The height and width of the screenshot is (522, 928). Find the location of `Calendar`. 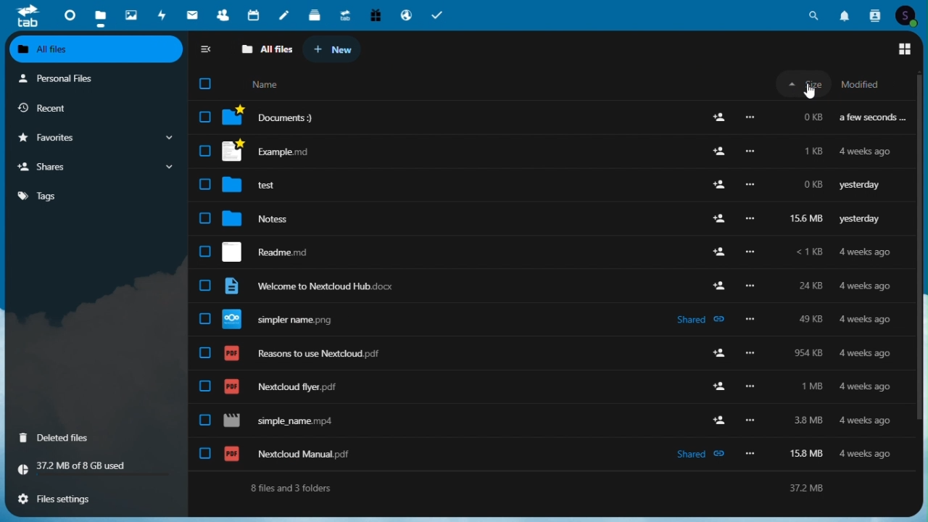

Calendar is located at coordinates (256, 15).